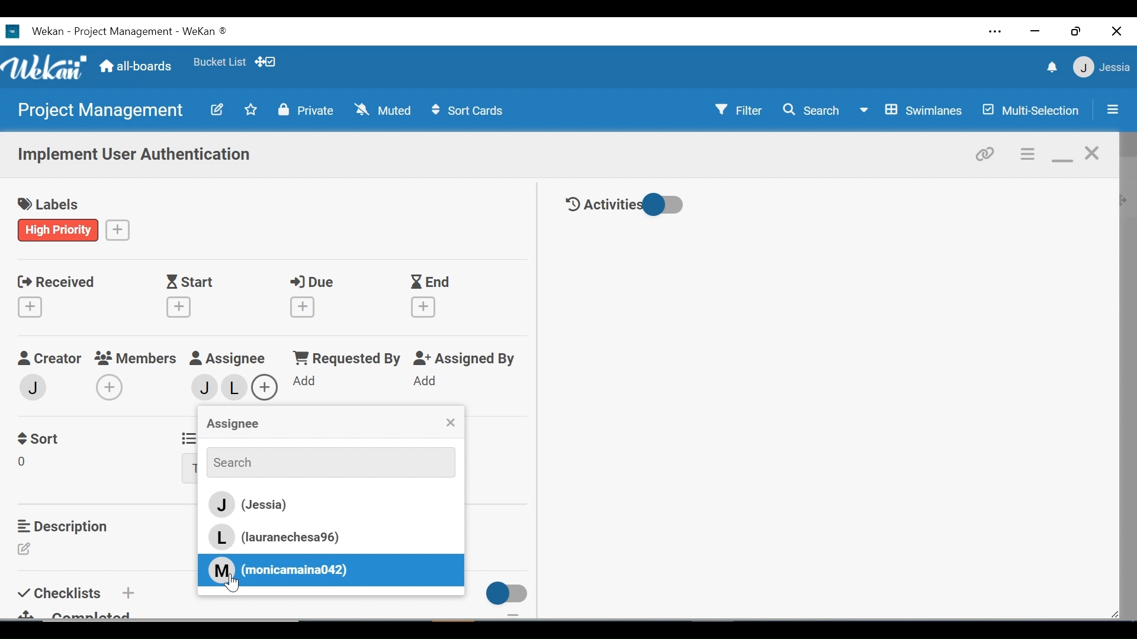 This screenshot has height=639, width=1137. What do you see at coordinates (49, 359) in the screenshot?
I see `Creator` at bounding box center [49, 359].